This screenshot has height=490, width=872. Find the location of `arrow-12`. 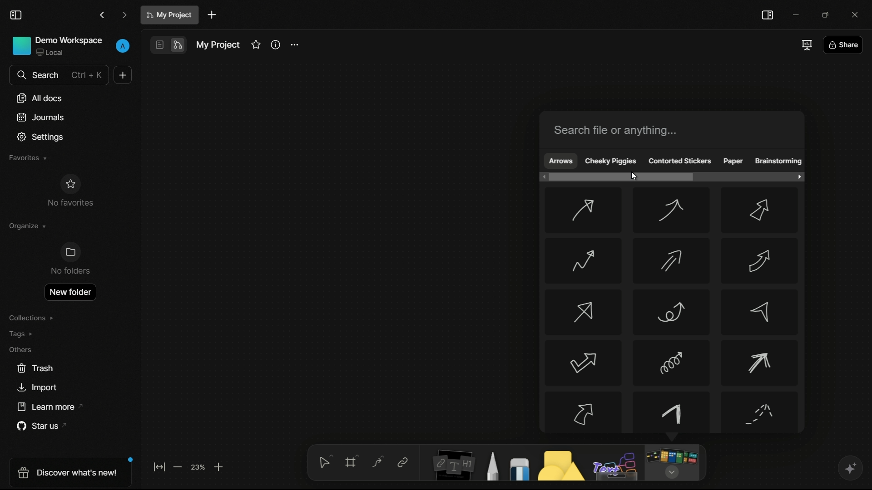

arrow-12 is located at coordinates (761, 363).